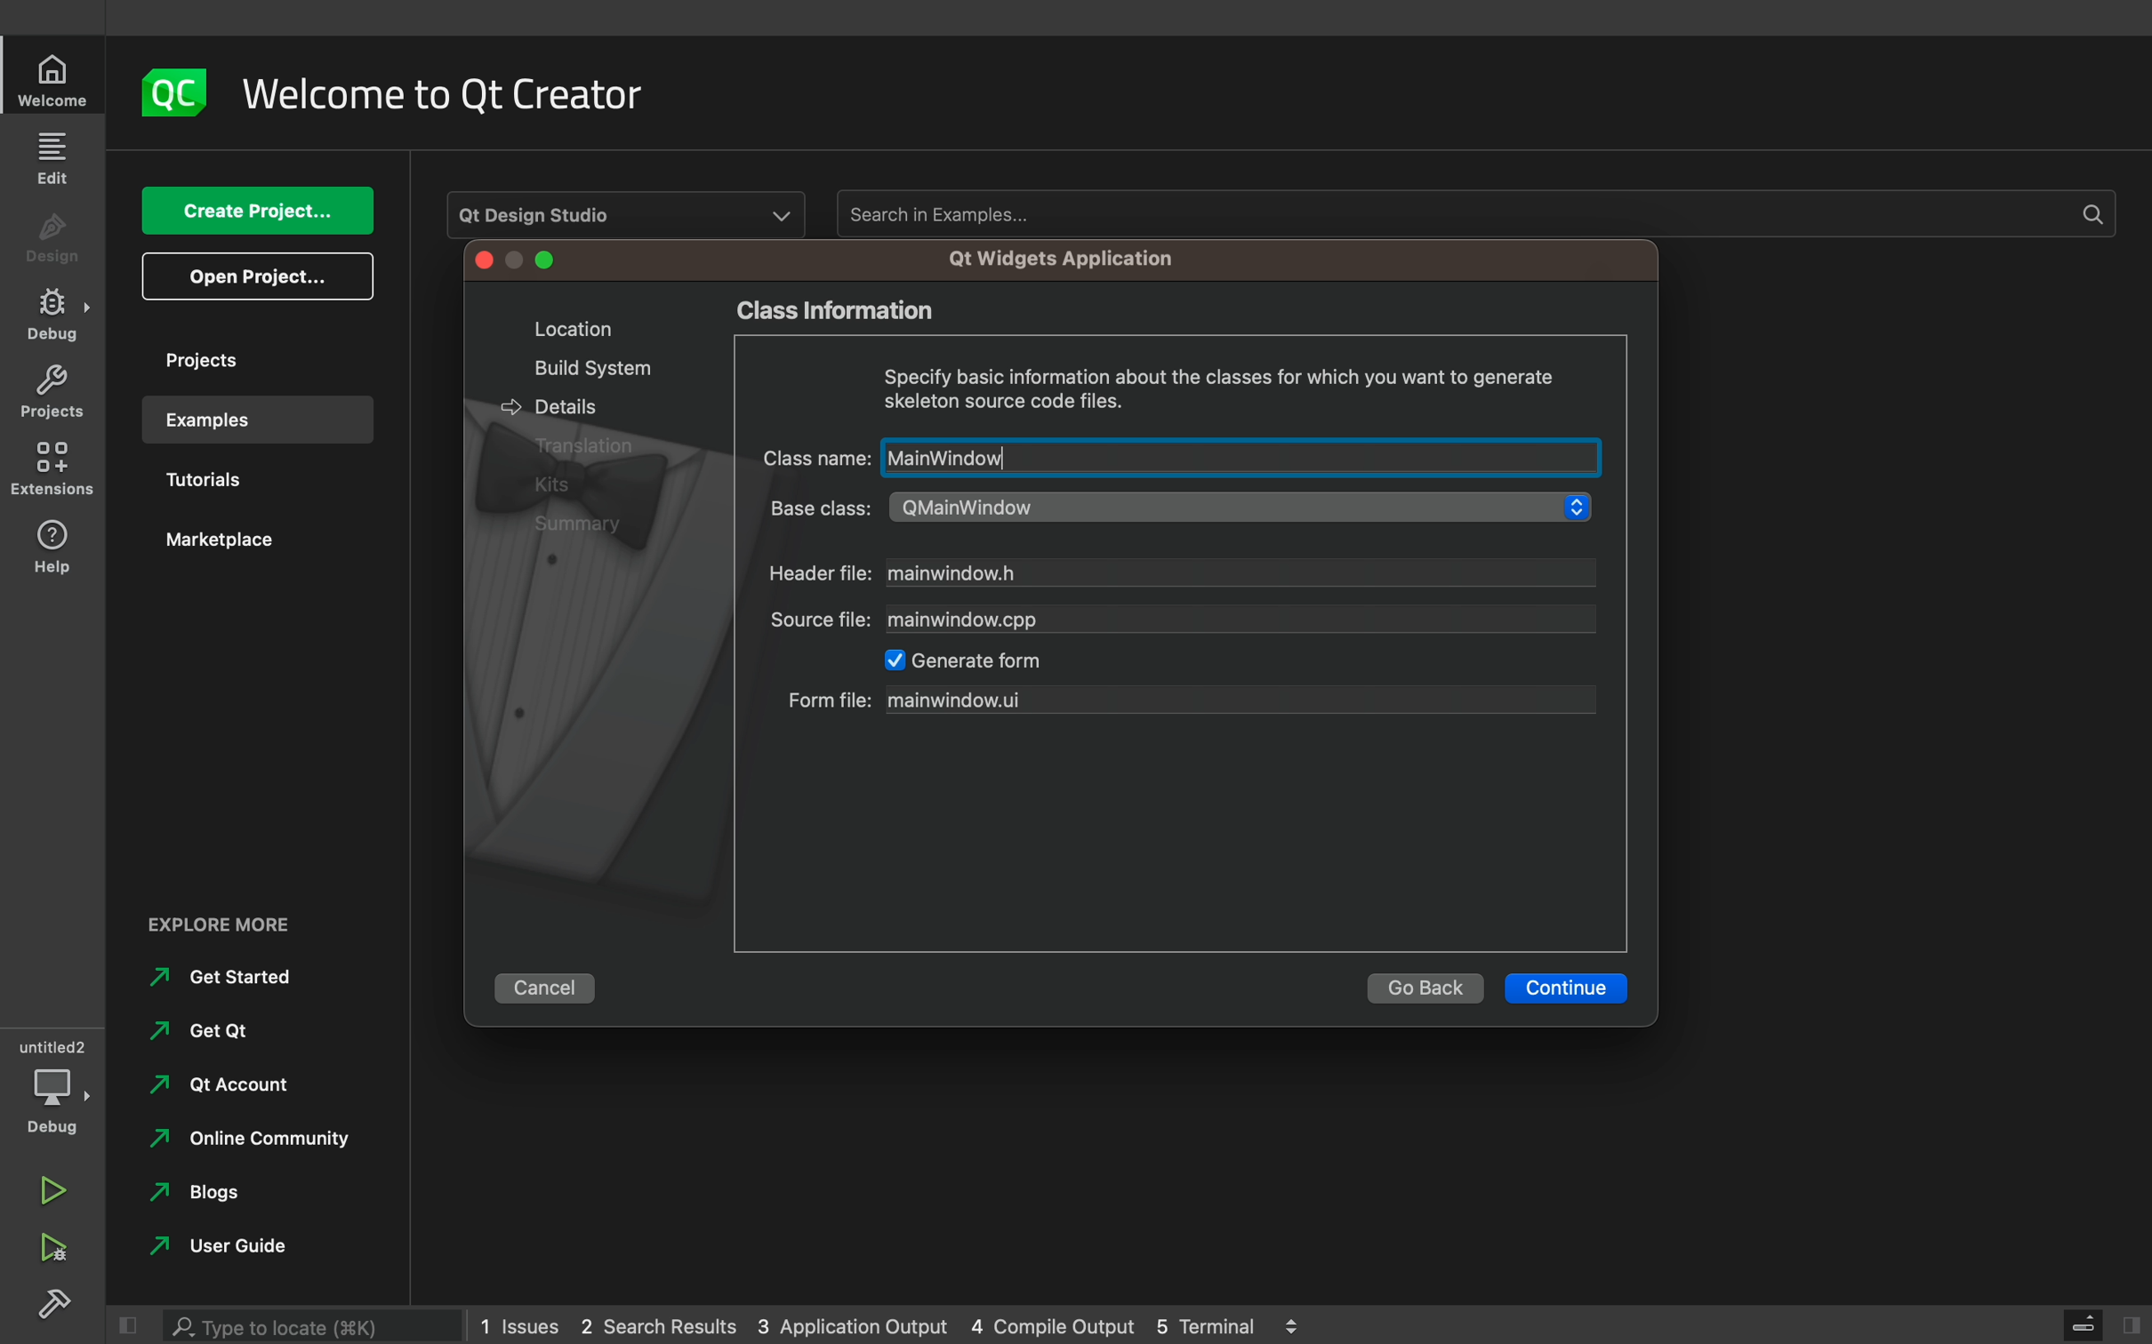 This screenshot has width=2152, height=1344. Describe the element at coordinates (1170, 507) in the screenshot. I see `Base Class: QMainWindow` at that location.